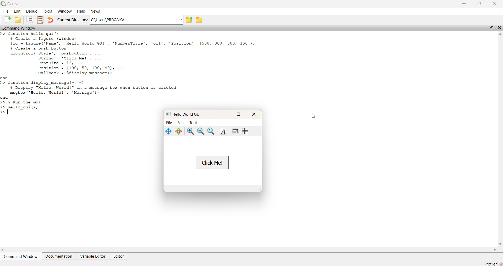 The width and height of the screenshot is (503, 266). I want to click on minimise, so click(463, 3).